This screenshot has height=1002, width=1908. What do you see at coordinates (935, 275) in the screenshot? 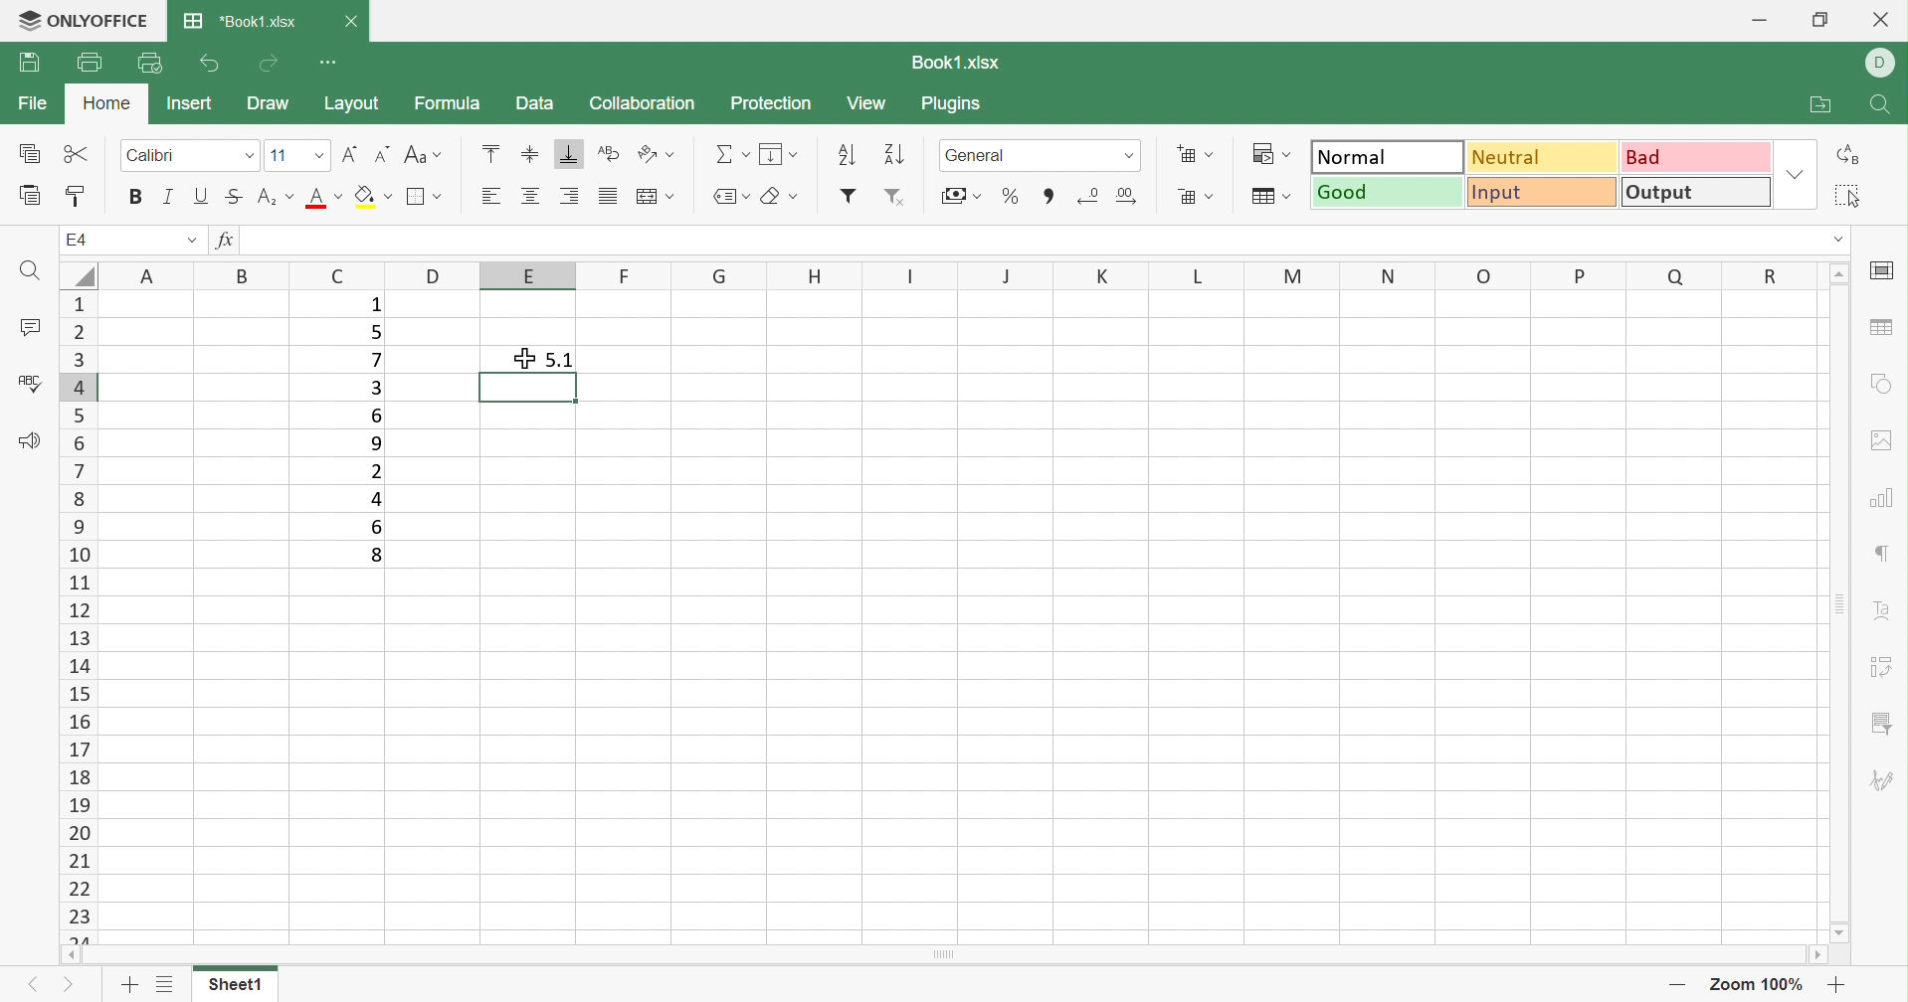
I see `Column names` at bounding box center [935, 275].